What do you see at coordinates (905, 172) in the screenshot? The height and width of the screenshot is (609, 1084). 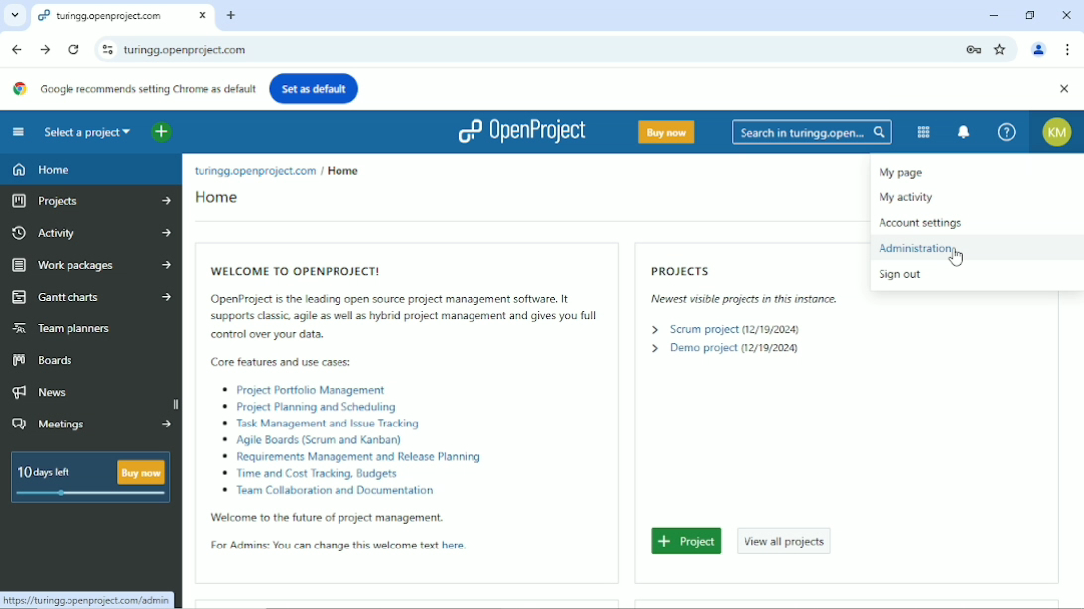 I see `My page` at bounding box center [905, 172].